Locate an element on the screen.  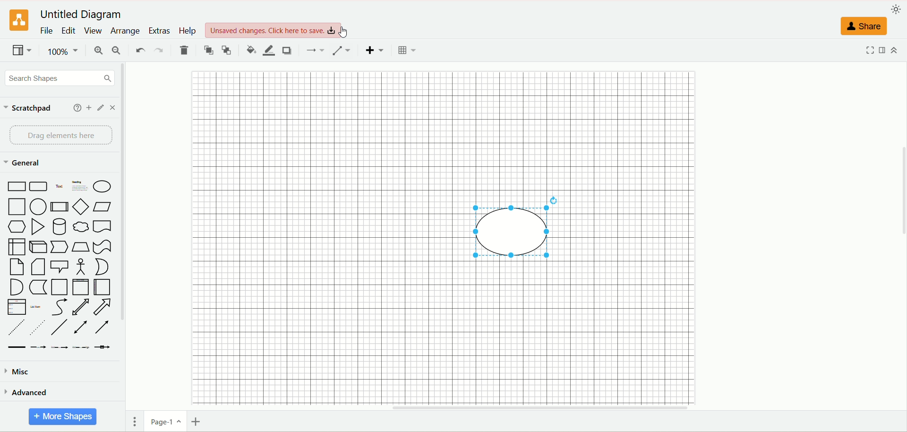
directional connector is located at coordinates (102, 328).